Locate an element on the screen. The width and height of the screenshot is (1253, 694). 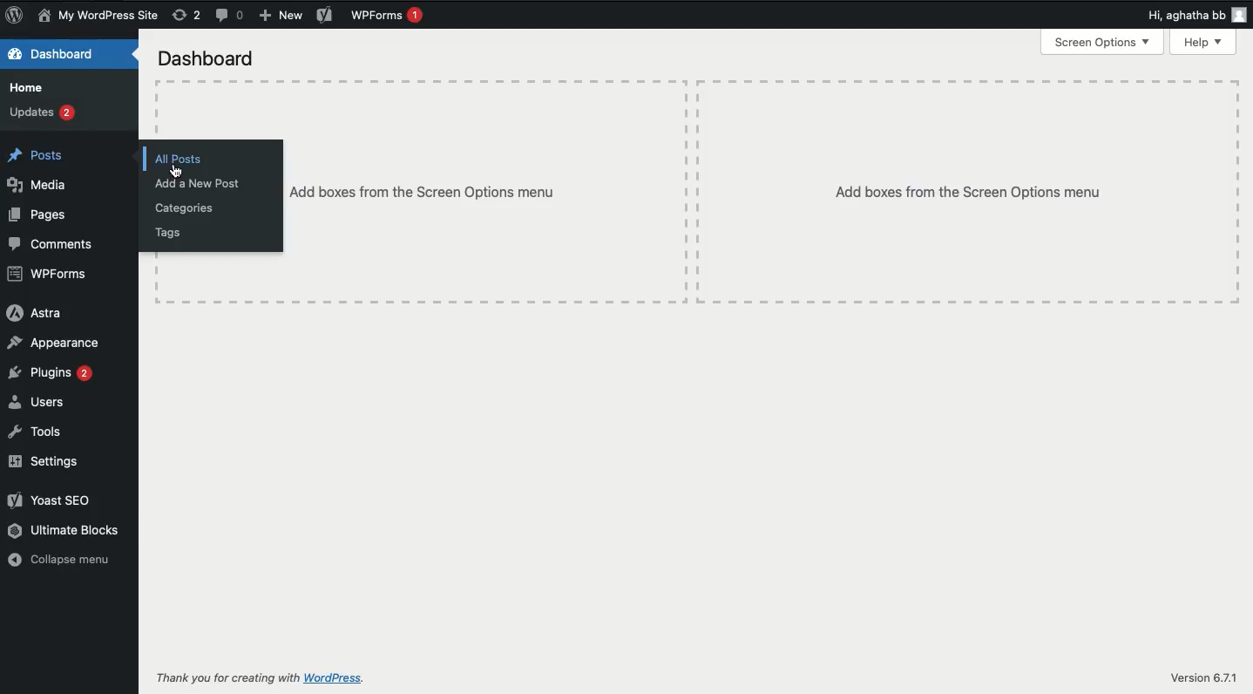
Add new post is located at coordinates (200, 184).